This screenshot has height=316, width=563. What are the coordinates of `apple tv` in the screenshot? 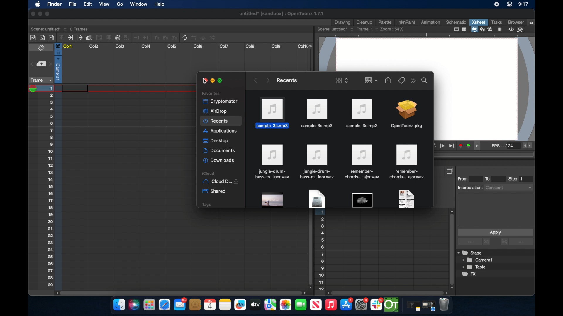 It's located at (255, 305).